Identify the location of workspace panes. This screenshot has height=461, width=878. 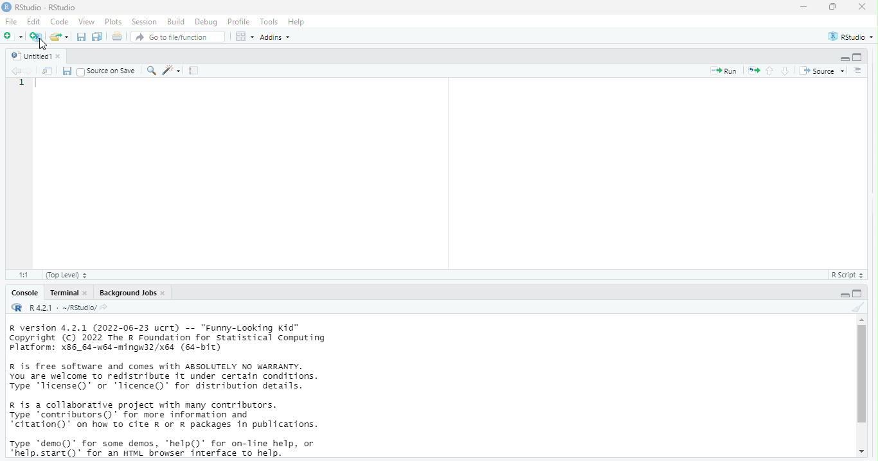
(244, 36).